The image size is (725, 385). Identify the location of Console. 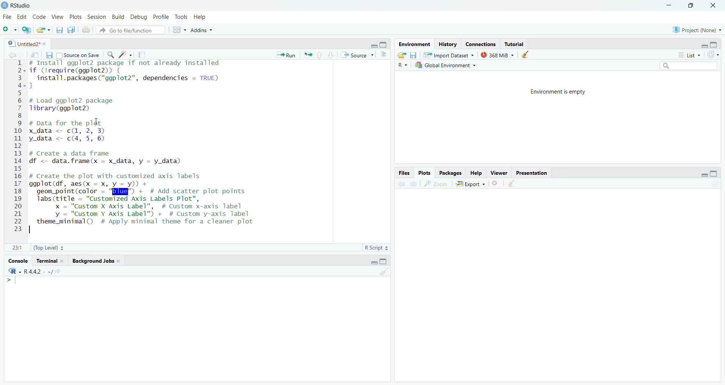
(17, 260).